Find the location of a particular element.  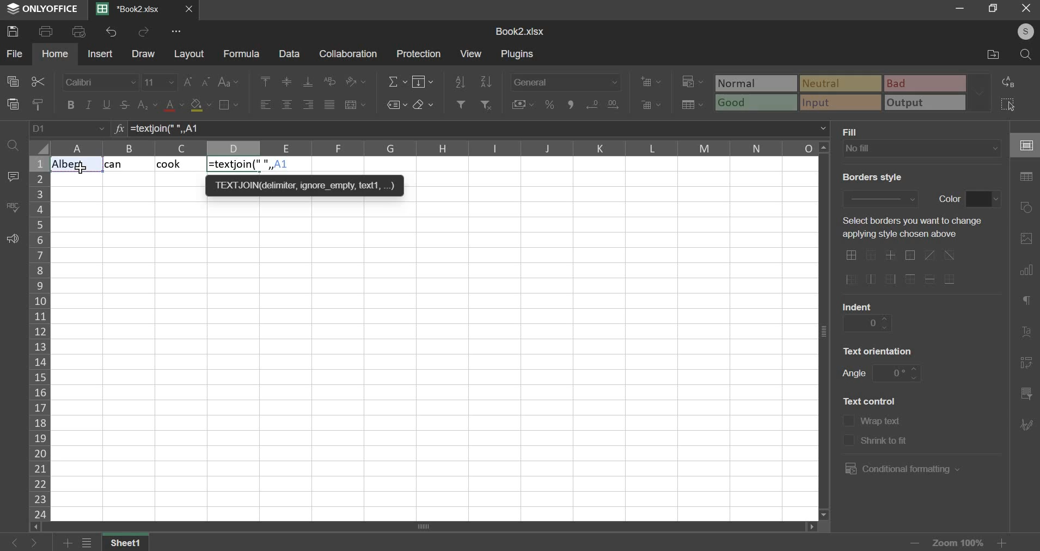

sum is located at coordinates (397, 81).